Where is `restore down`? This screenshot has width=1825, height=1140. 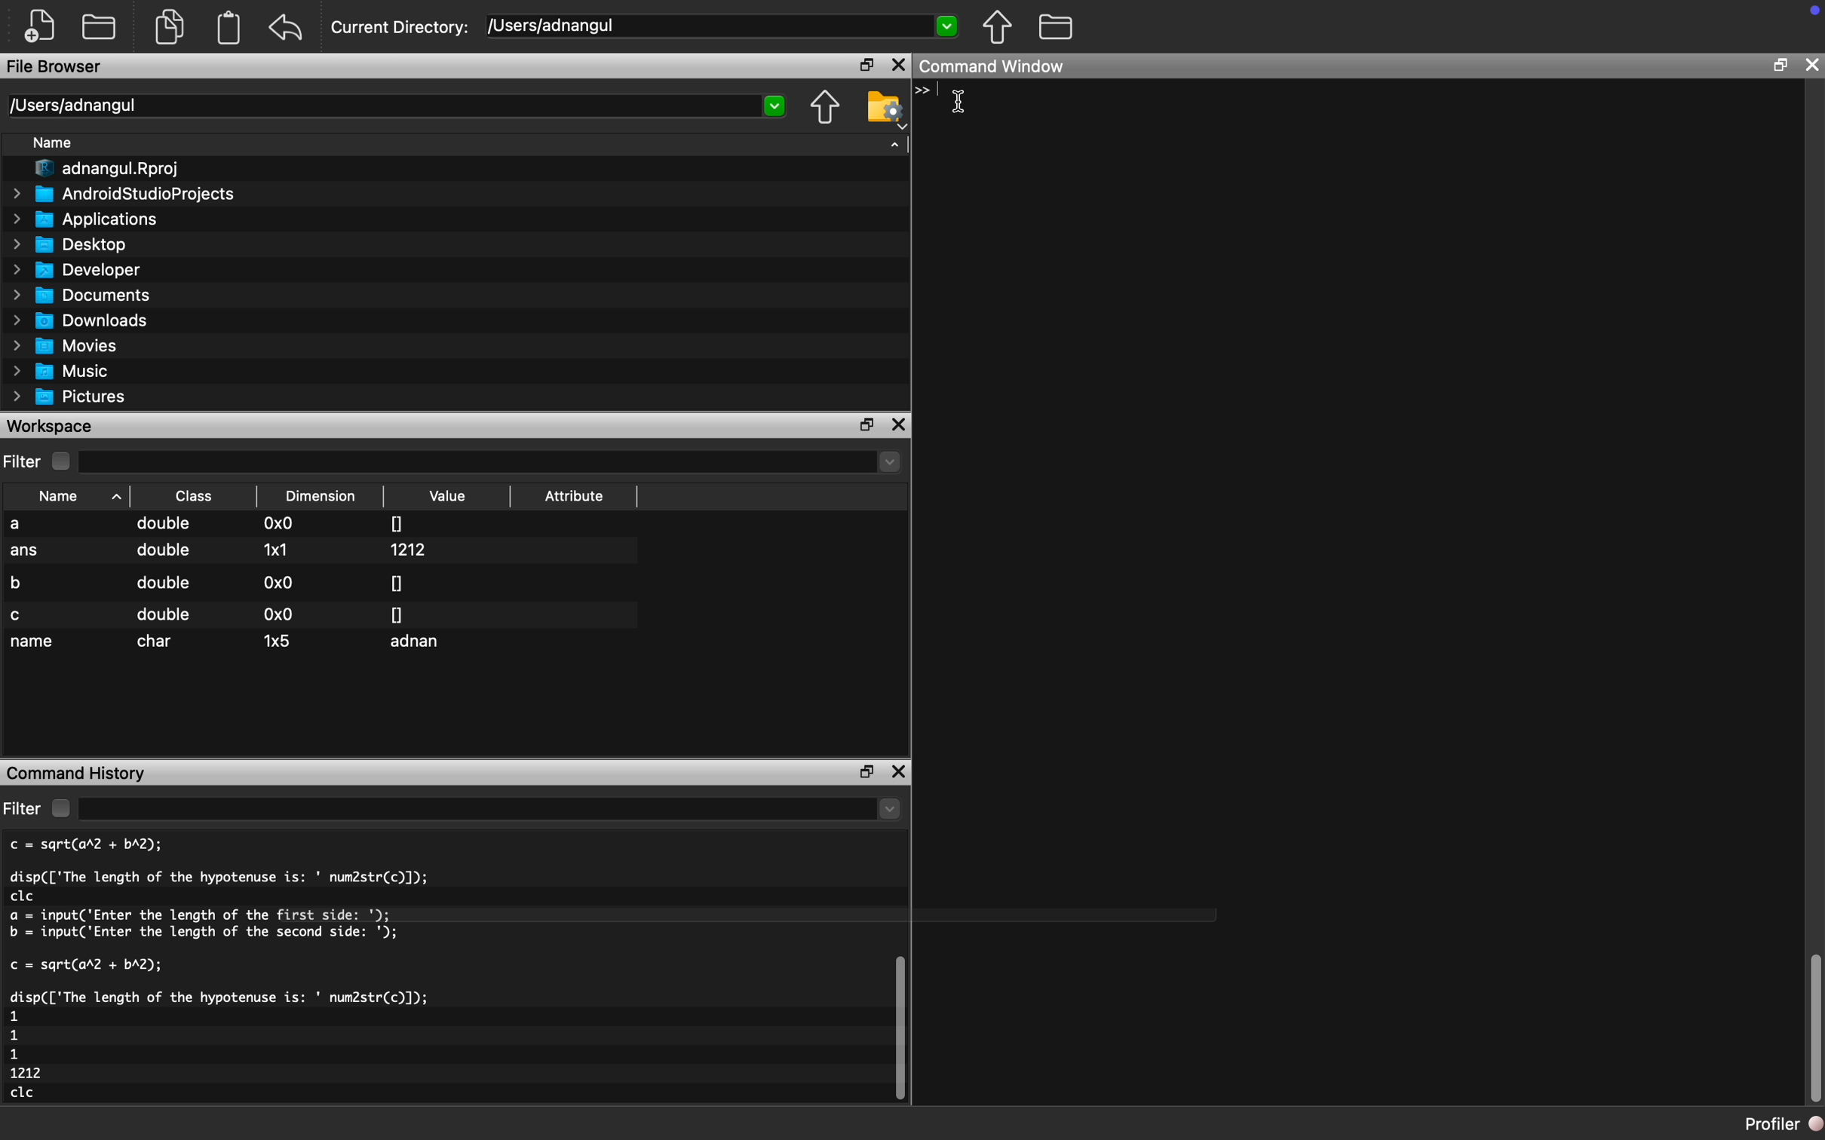
restore down is located at coordinates (862, 771).